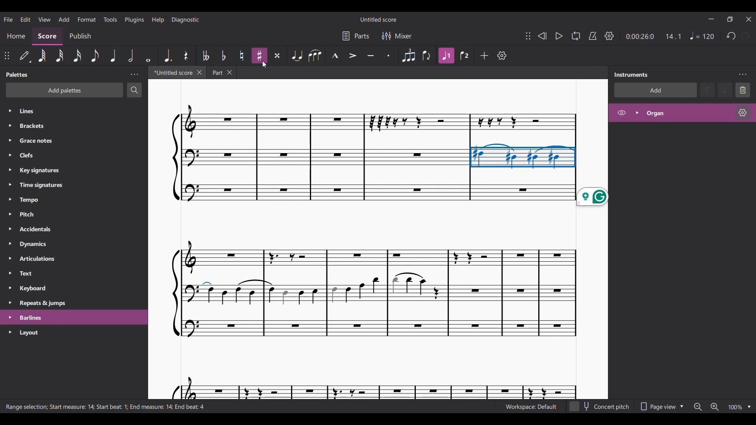 The image size is (756, 425). Describe the element at coordinates (697, 407) in the screenshot. I see `Zoom out` at that location.